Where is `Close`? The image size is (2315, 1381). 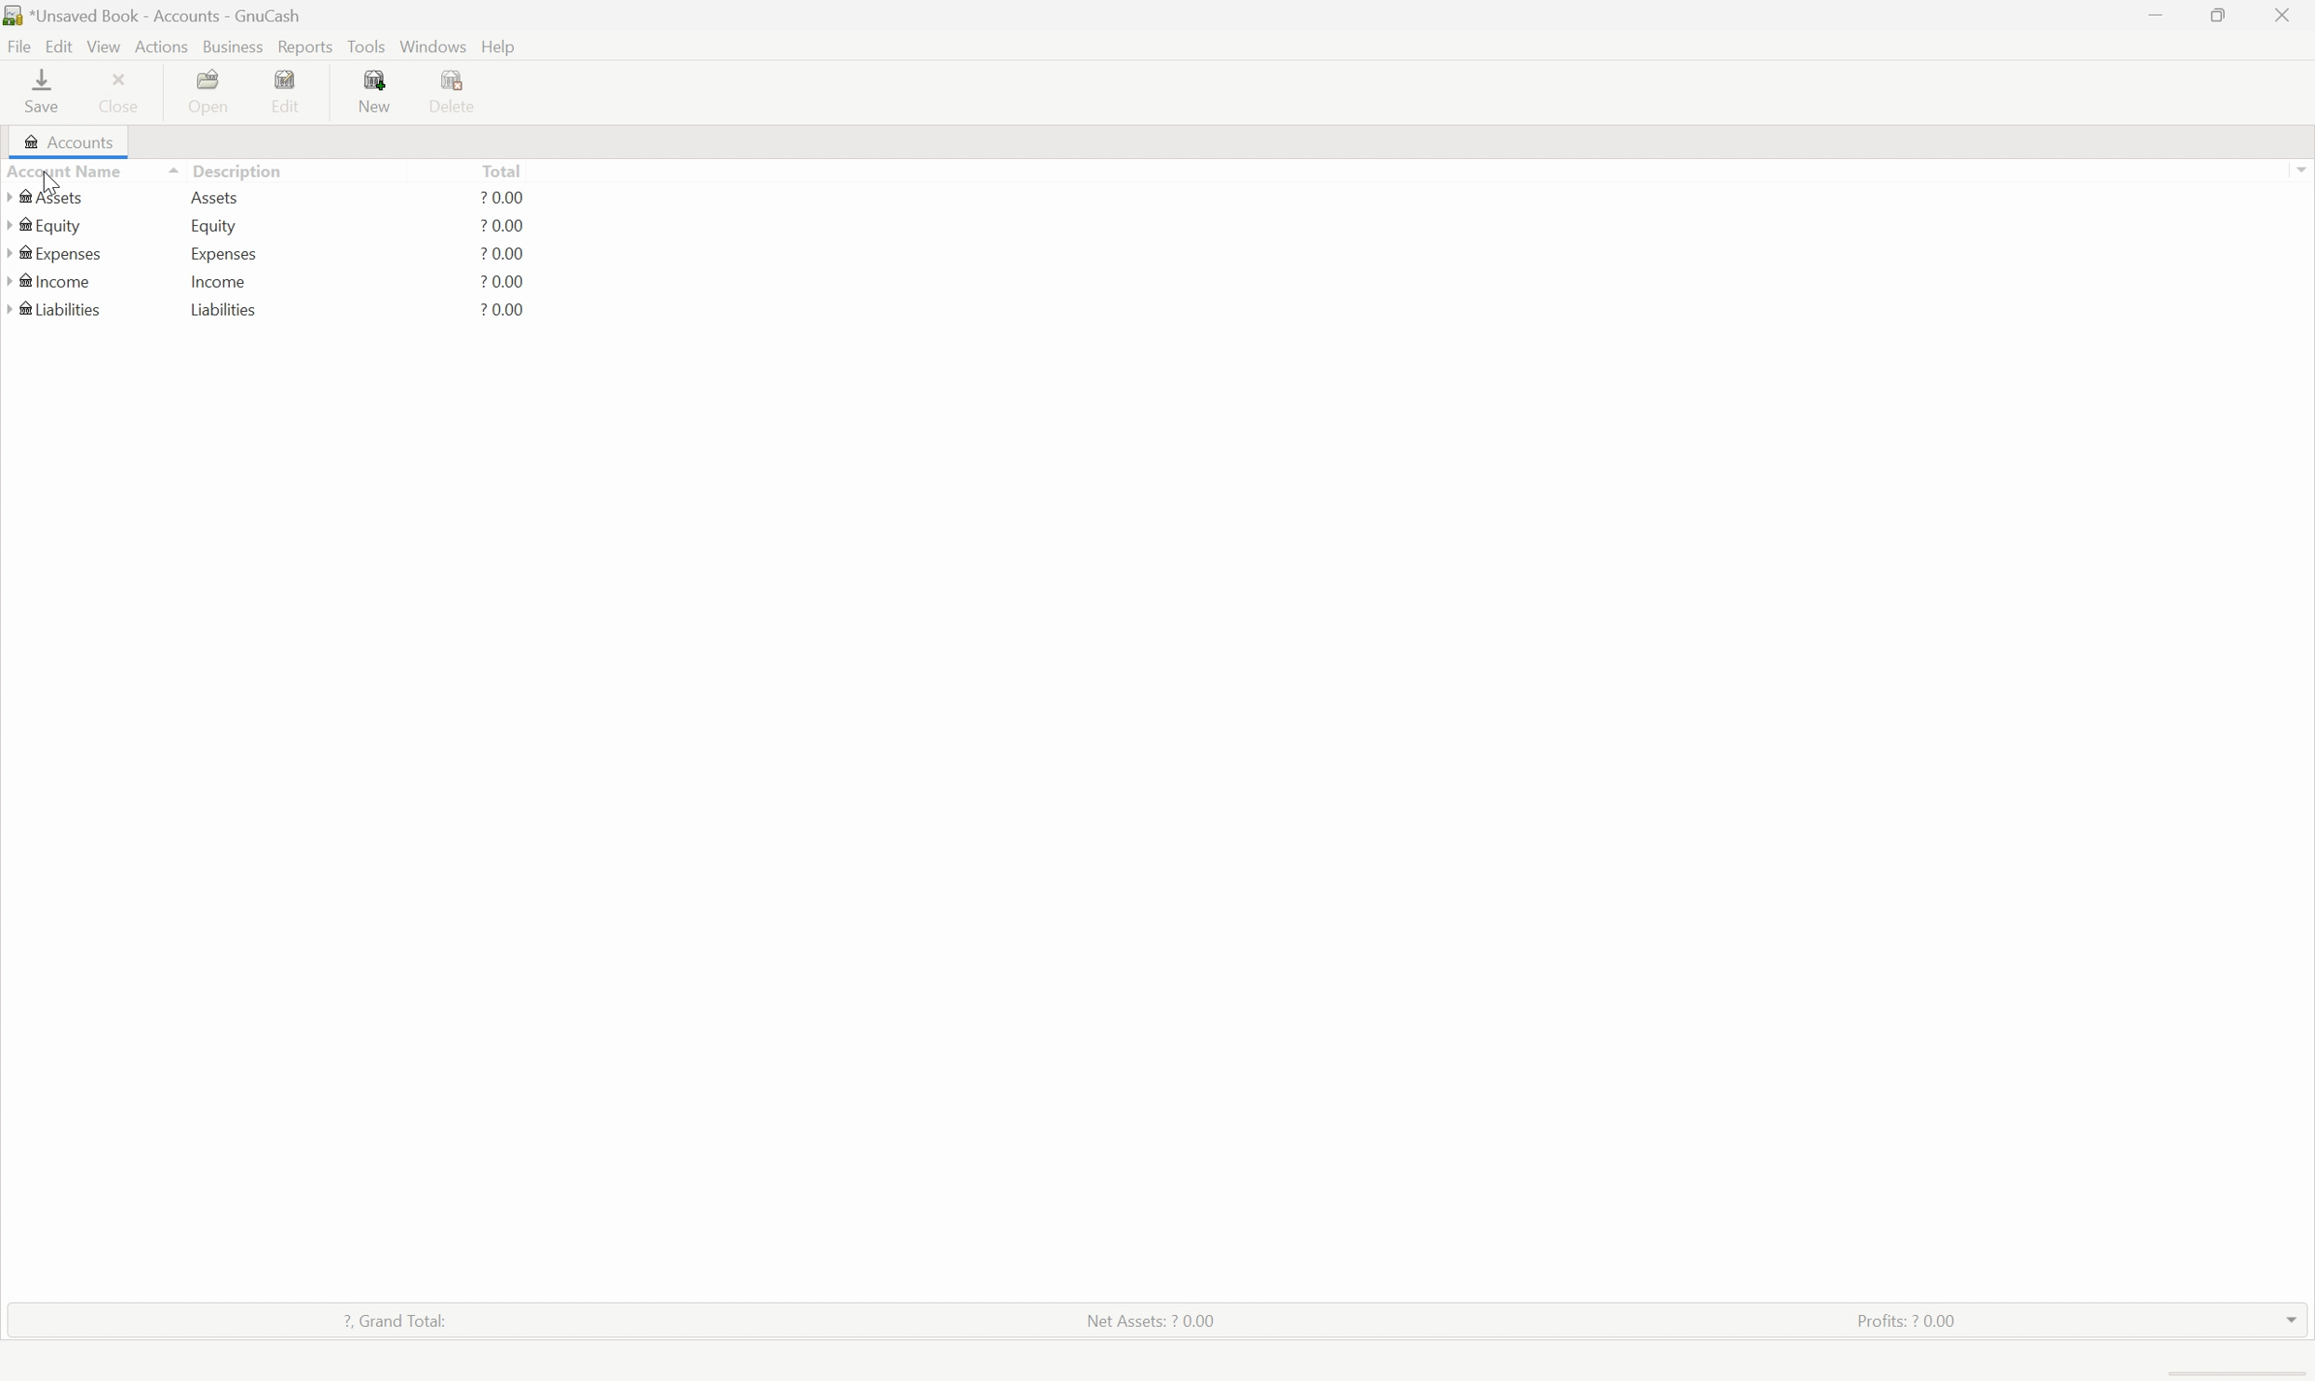
Close is located at coordinates (125, 88).